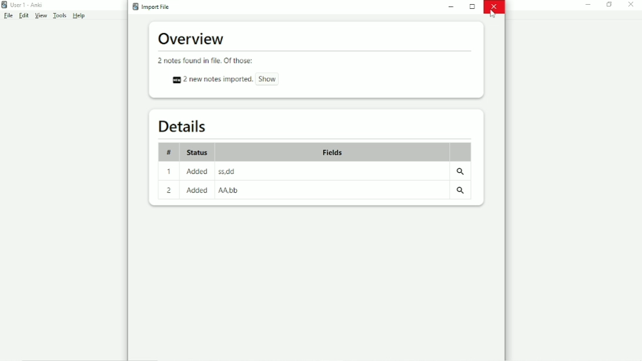 The image size is (642, 361). What do you see at coordinates (268, 79) in the screenshot?
I see `Show` at bounding box center [268, 79].